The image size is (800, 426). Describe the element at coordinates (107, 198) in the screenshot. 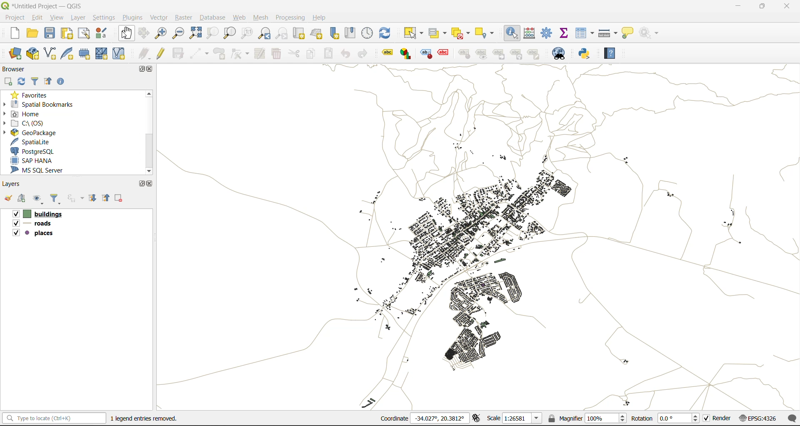

I see `collapse all` at that location.